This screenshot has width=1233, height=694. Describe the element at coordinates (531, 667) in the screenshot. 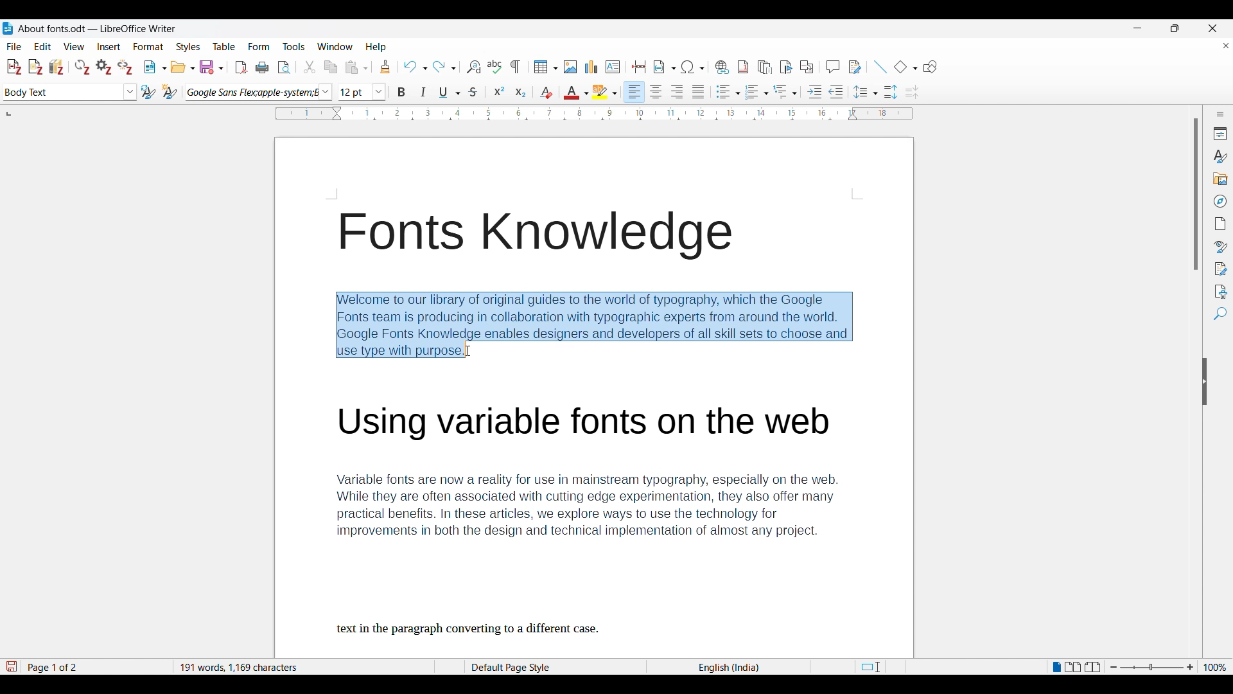

I see `Page style` at that location.